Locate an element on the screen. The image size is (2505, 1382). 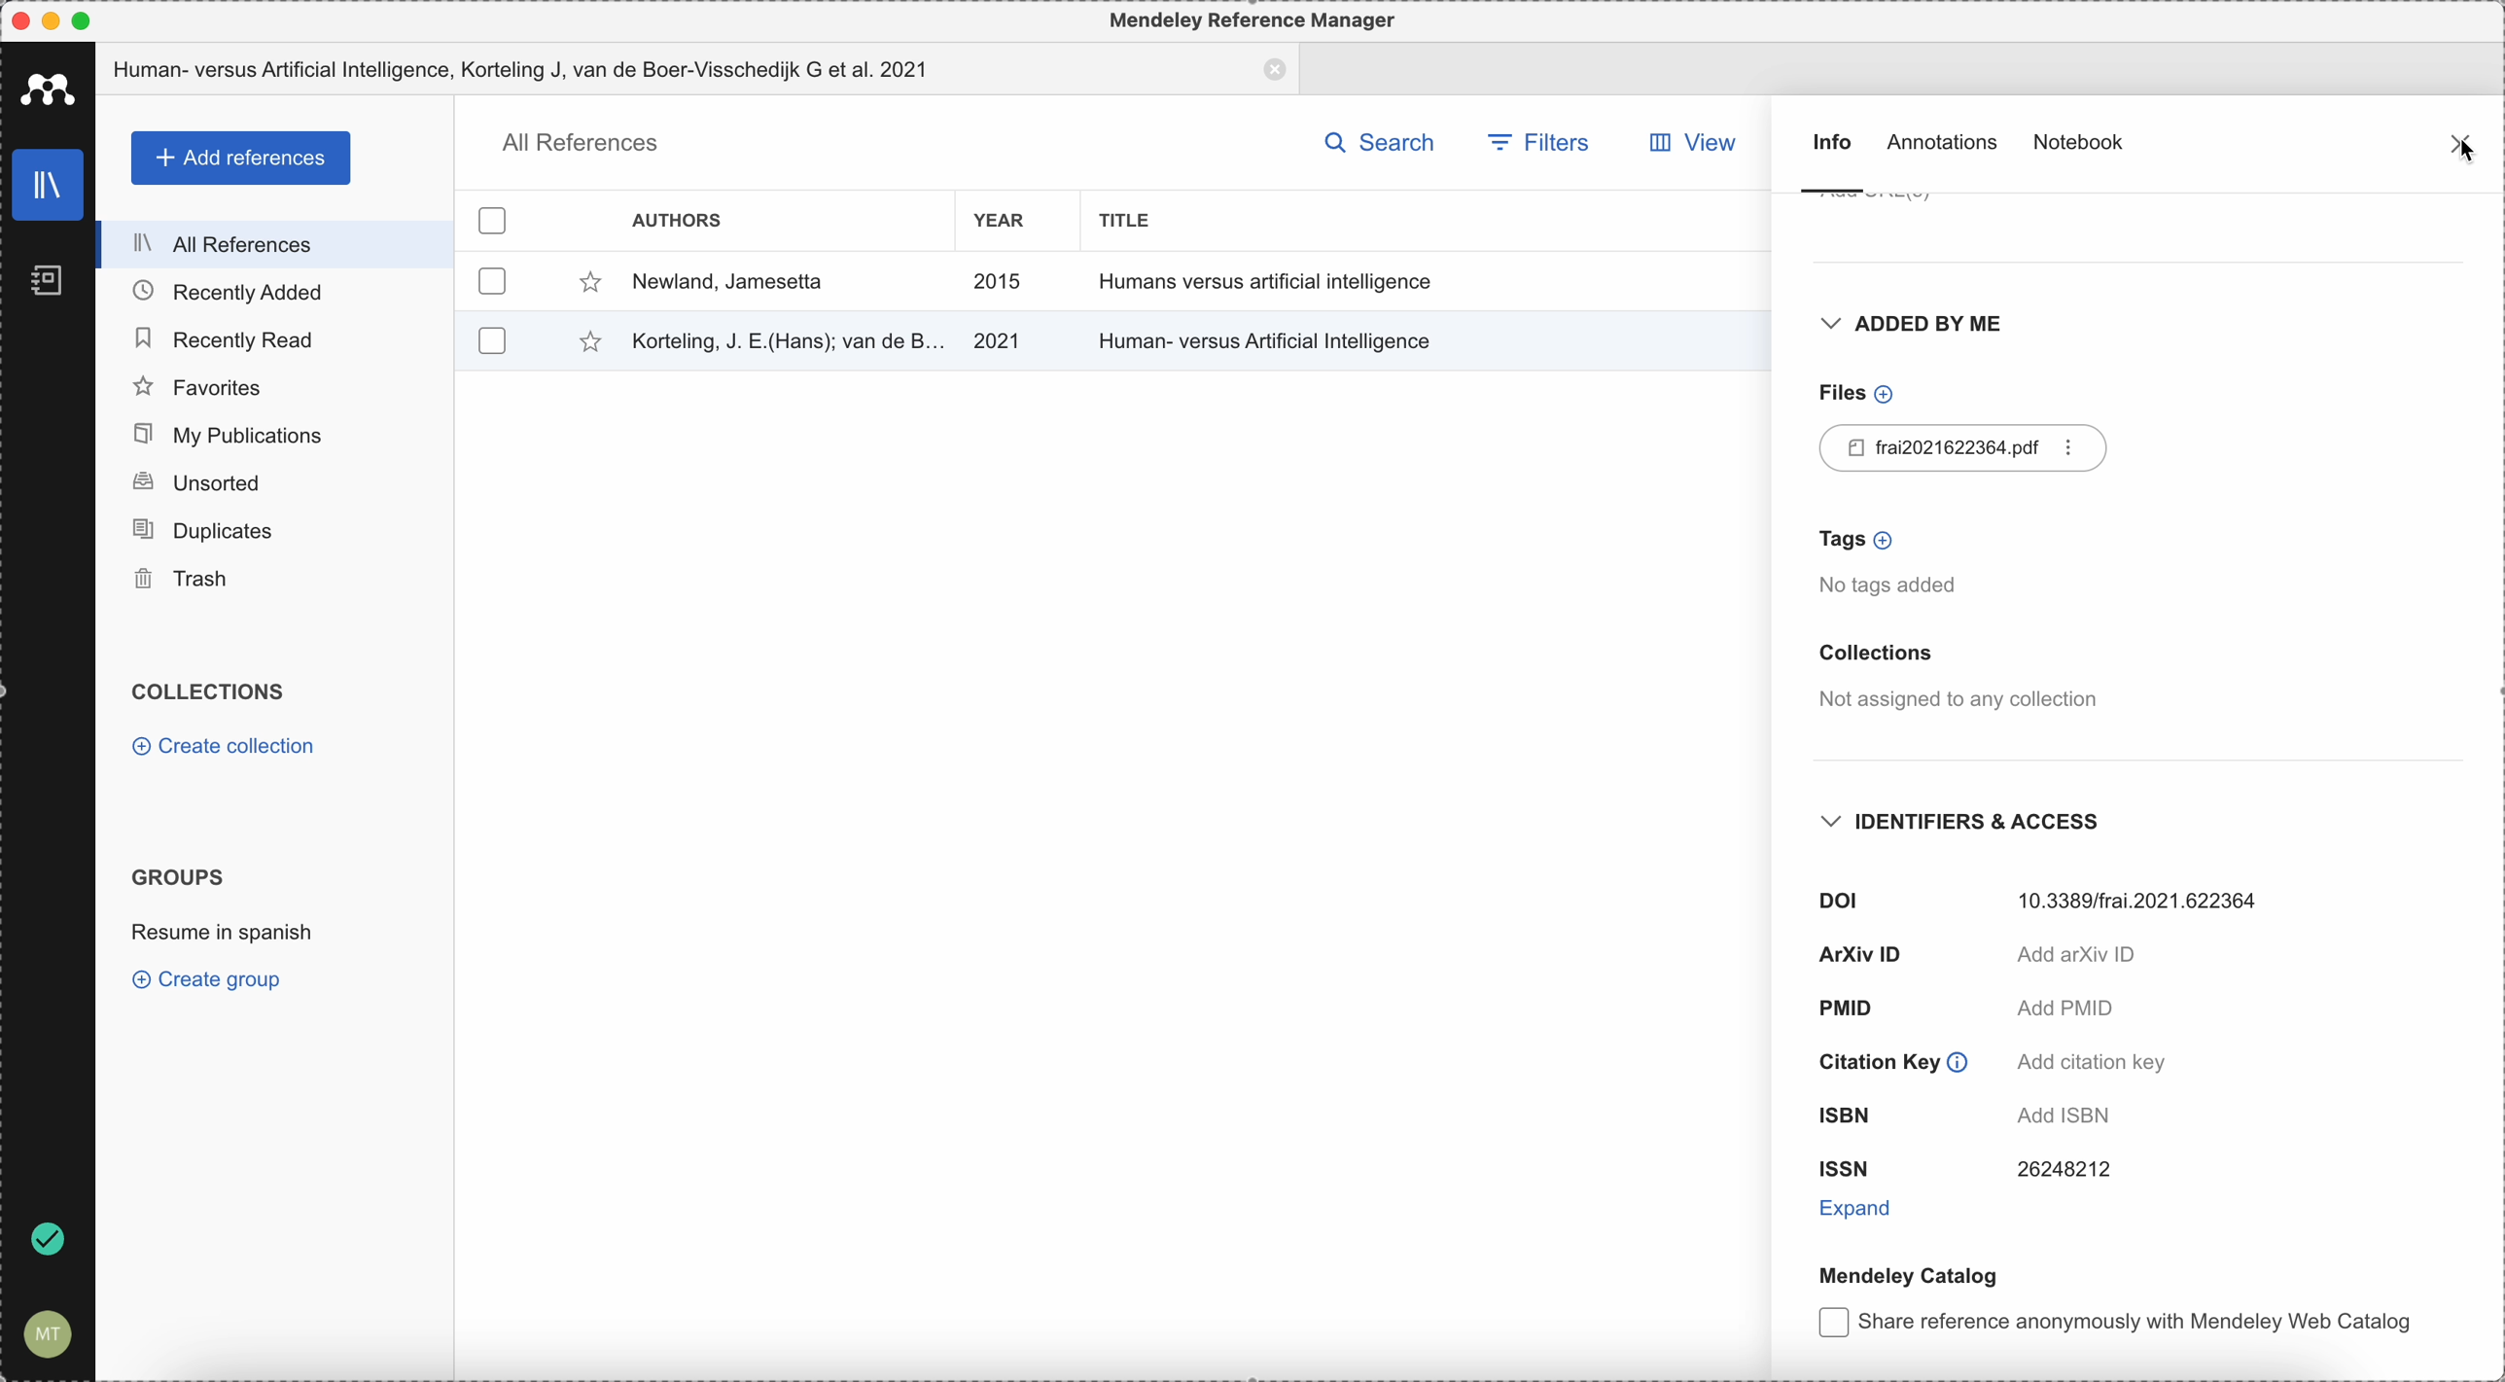
notebooks is located at coordinates (39, 276).